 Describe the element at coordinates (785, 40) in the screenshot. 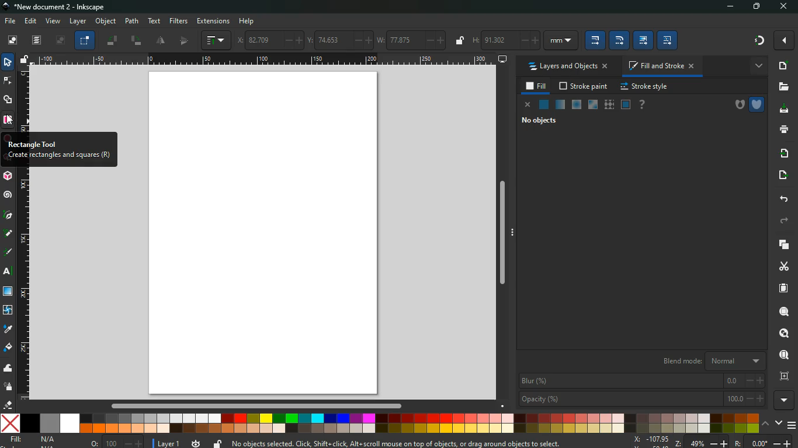

I see `more` at that location.